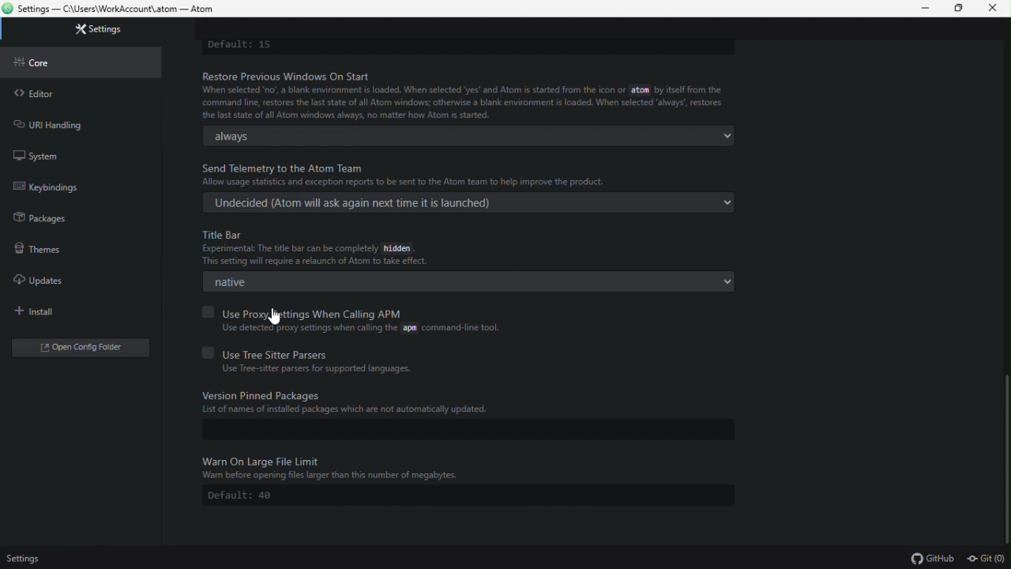 The width and height of the screenshot is (1011, 569). Describe the element at coordinates (76, 122) in the screenshot. I see `URL handling` at that location.